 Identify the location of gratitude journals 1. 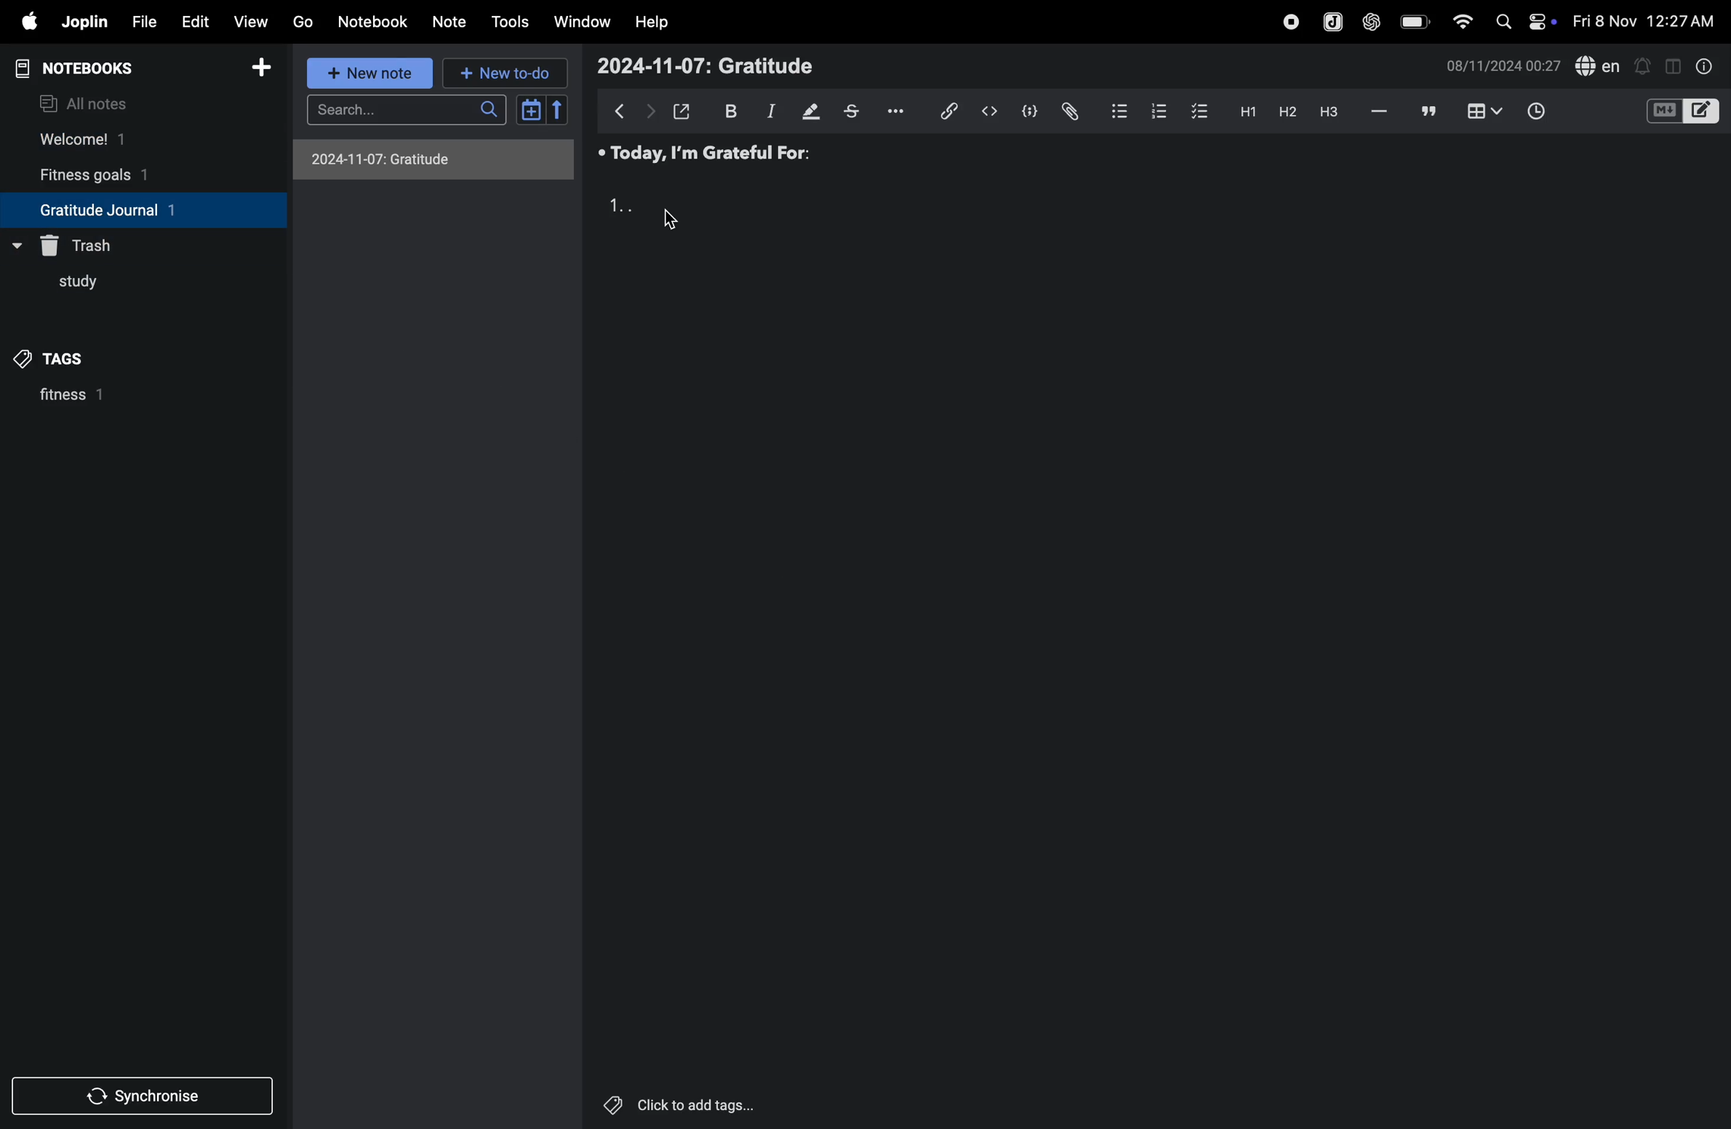
(129, 210).